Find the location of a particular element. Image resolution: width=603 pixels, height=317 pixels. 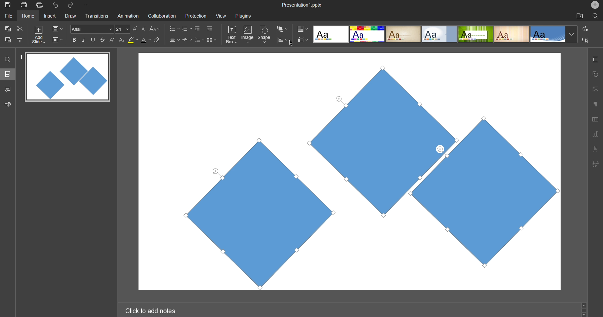

Animation is located at coordinates (128, 16).